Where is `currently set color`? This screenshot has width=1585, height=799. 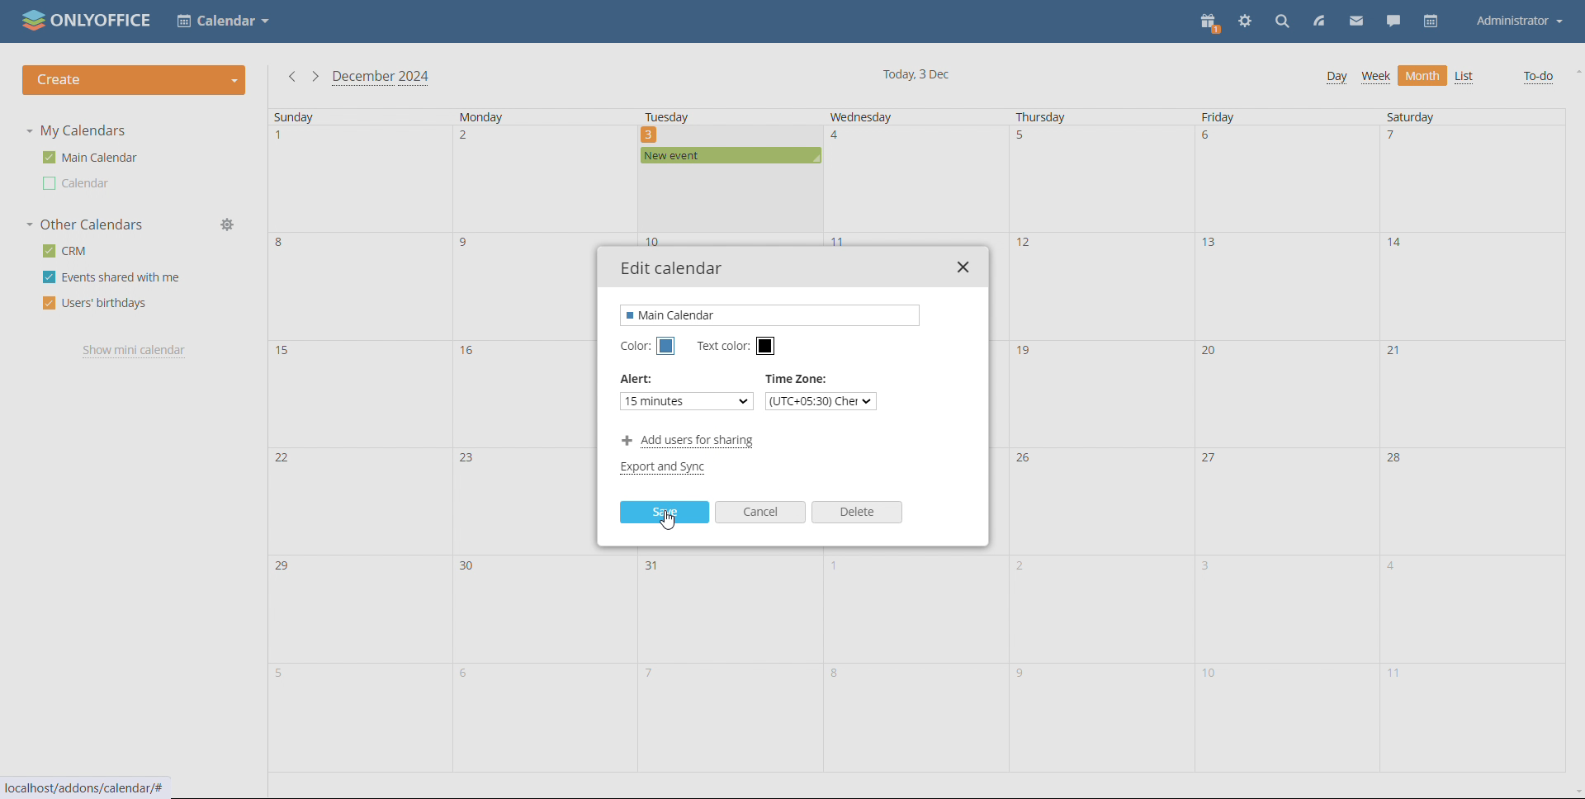
currently set color is located at coordinates (666, 468).